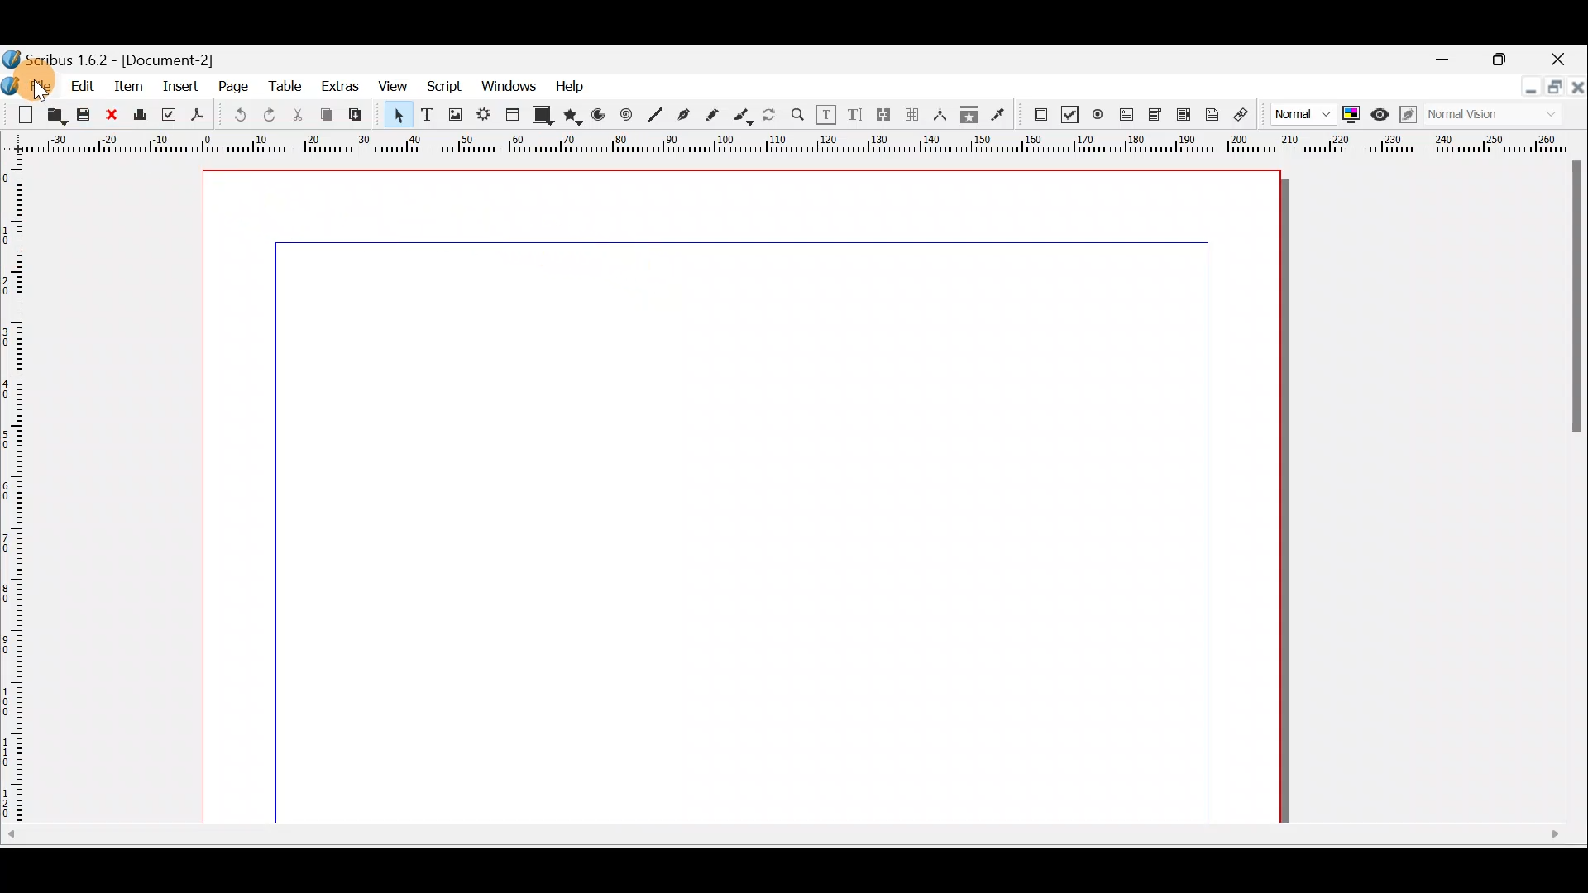  What do you see at coordinates (1578, 88) in the screenshot?
I see `Close` at bounding box center [1578, 88].